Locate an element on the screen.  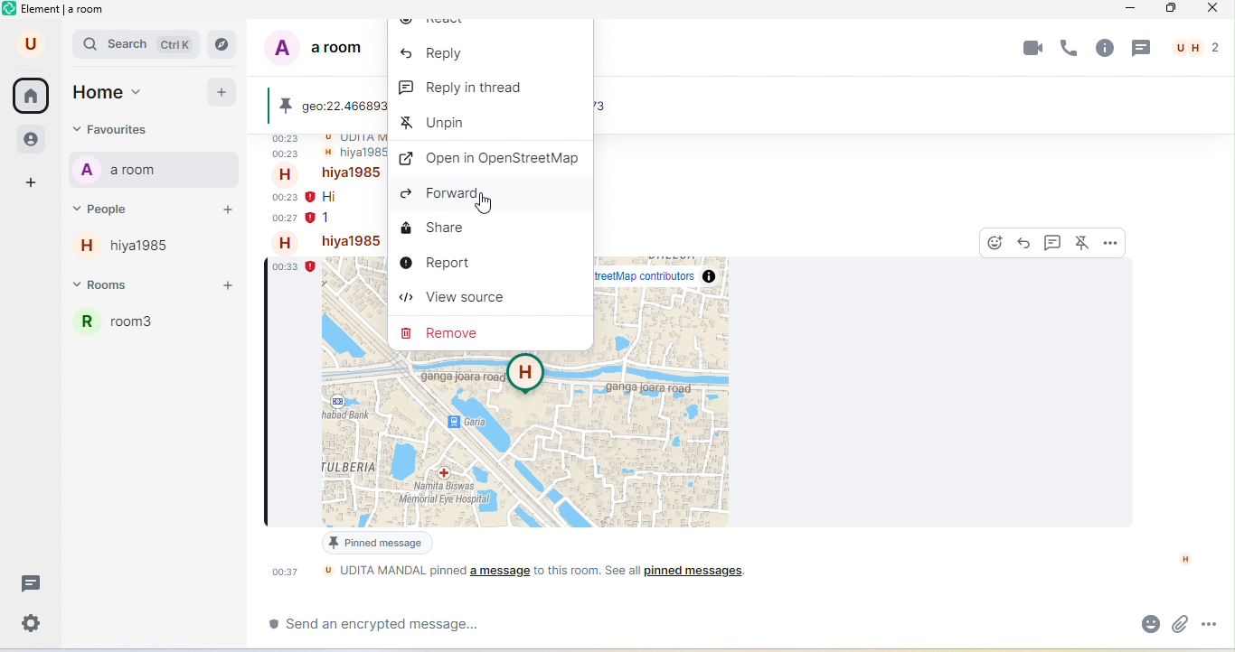
room info is located at coordinates (1105, 48).